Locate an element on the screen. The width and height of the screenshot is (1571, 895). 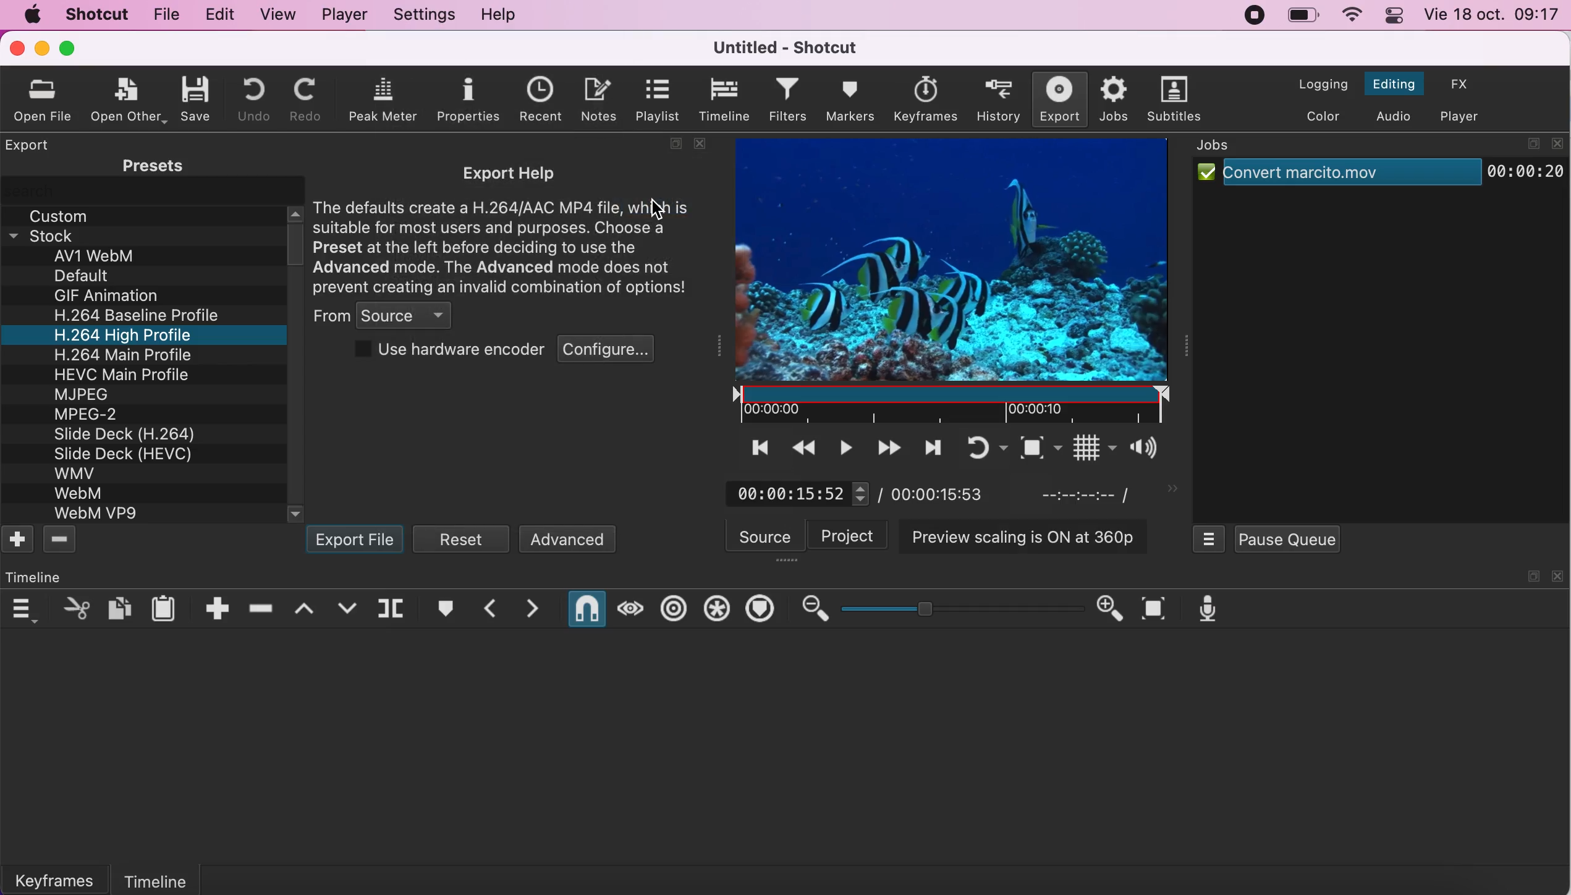
export is located at coordinates (1056, 99).